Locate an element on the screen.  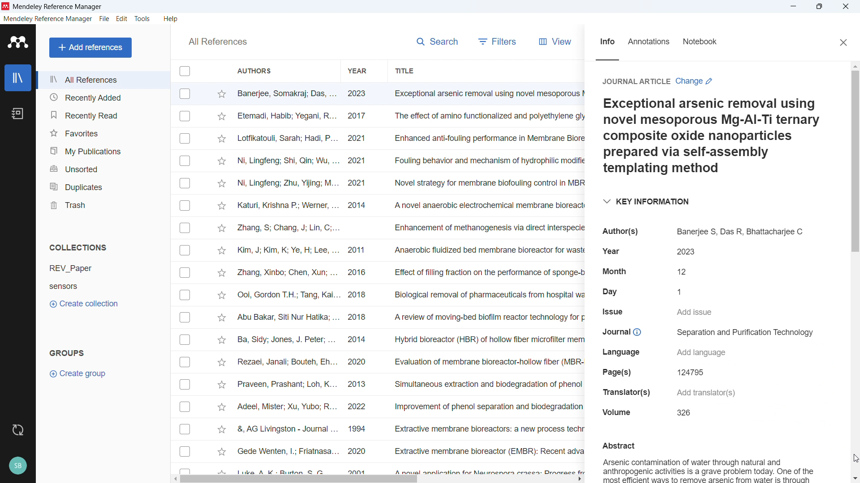
ooi,gordon t.h,tang,kai is located at coordinates (287, 296).